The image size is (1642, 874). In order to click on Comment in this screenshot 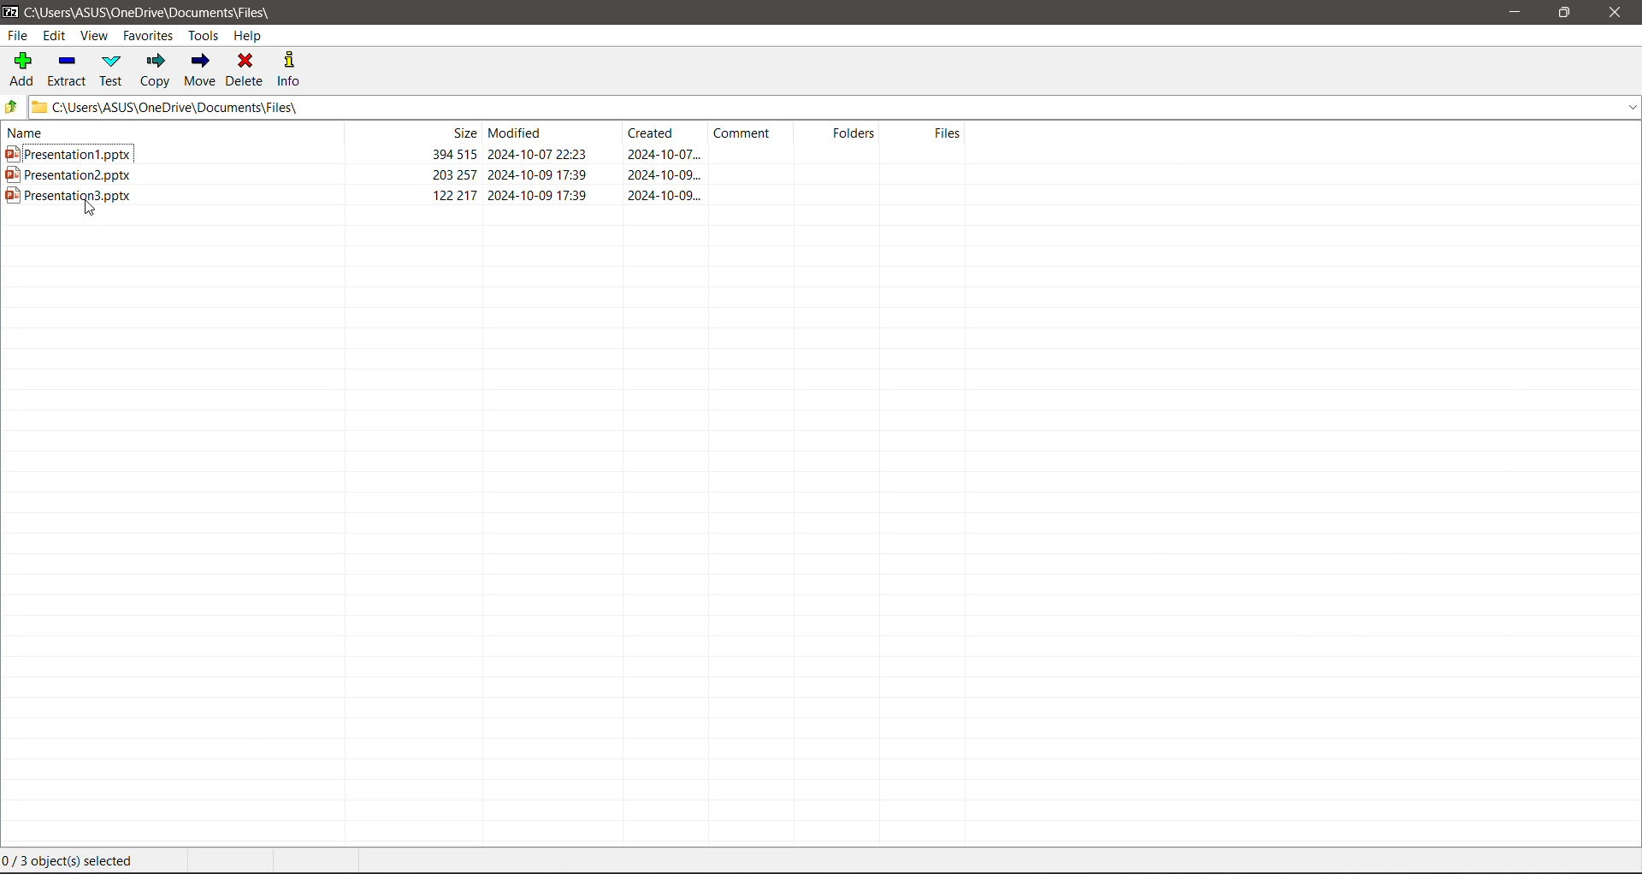, I will do `click(754, 133)`.